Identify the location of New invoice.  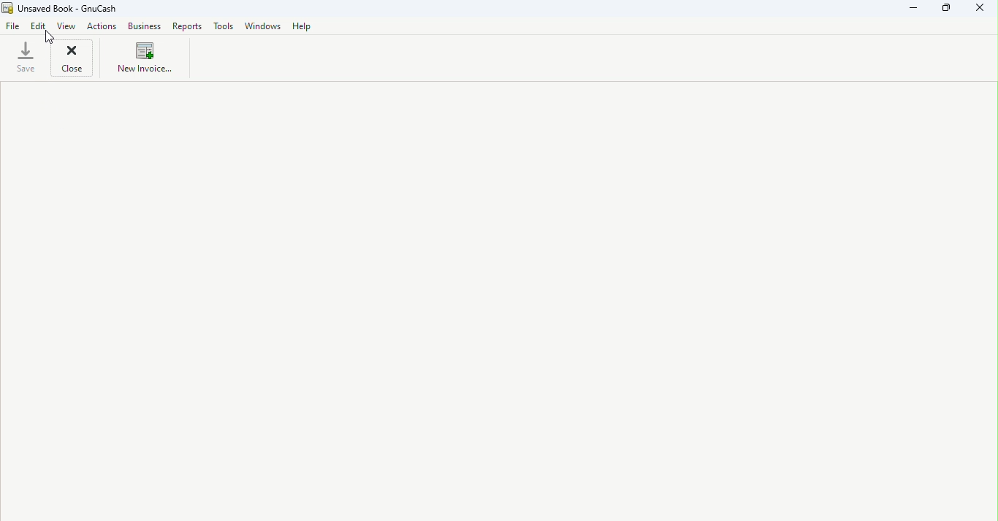
(148, 60).